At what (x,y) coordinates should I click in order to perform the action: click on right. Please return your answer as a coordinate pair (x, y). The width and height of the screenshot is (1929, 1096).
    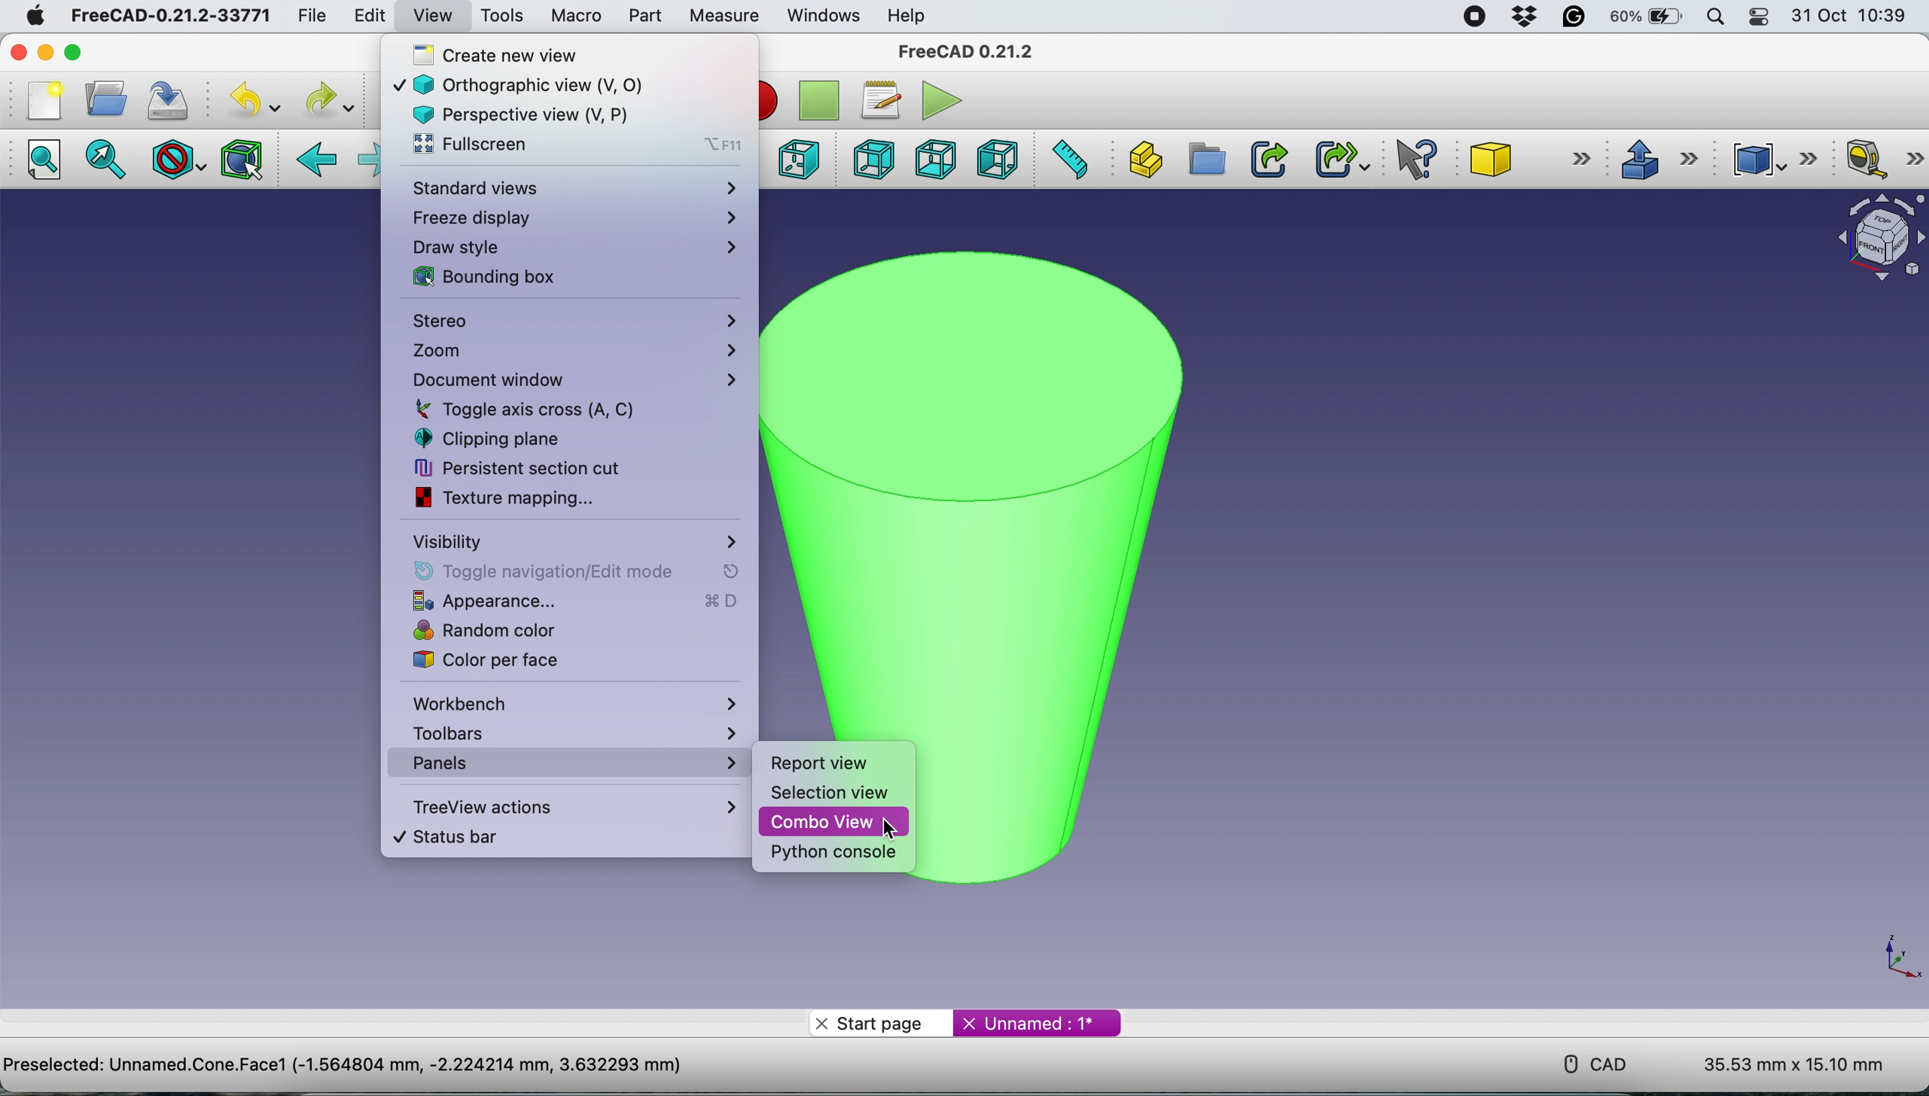
    Looking at the image, I should click on (797, 158).